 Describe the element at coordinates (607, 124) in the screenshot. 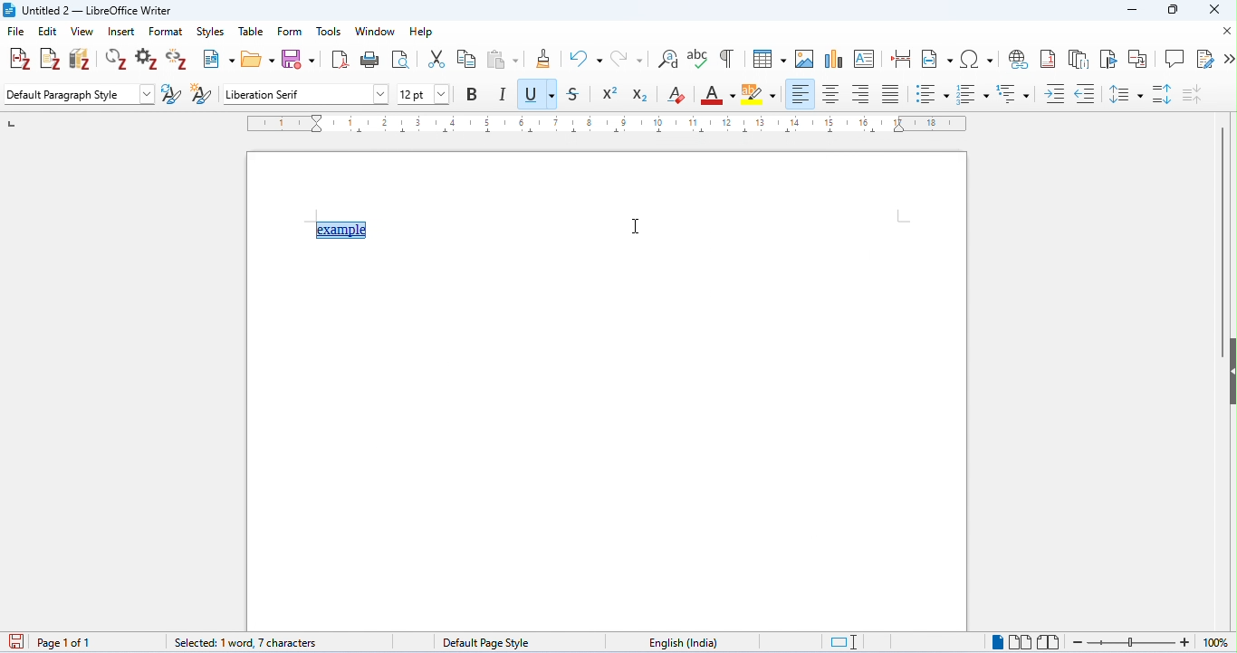

I see `ruler` at that location.